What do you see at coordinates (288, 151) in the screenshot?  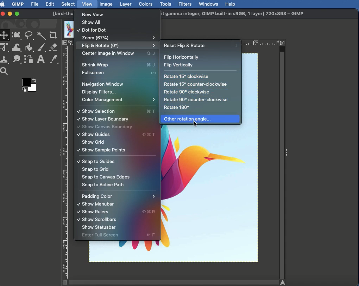 I see `Show sidebar menu` at bounding box center [288, 151].